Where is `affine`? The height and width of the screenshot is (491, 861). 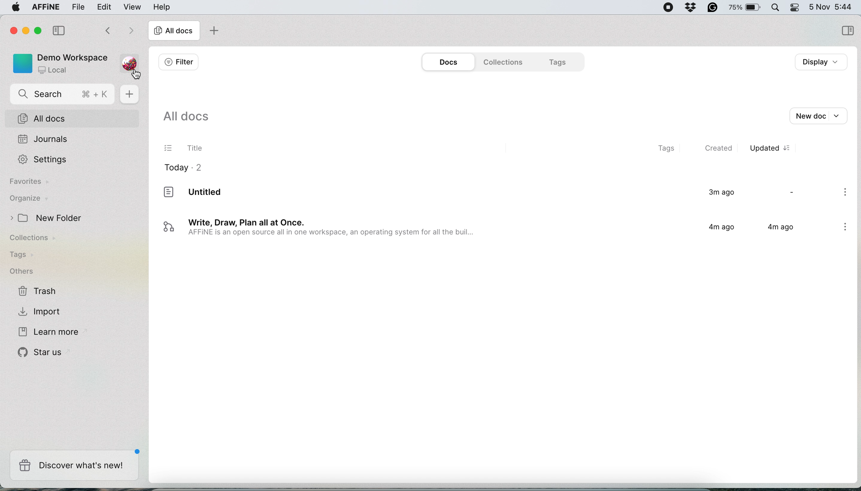
affine is located at coordinates (44, 8).